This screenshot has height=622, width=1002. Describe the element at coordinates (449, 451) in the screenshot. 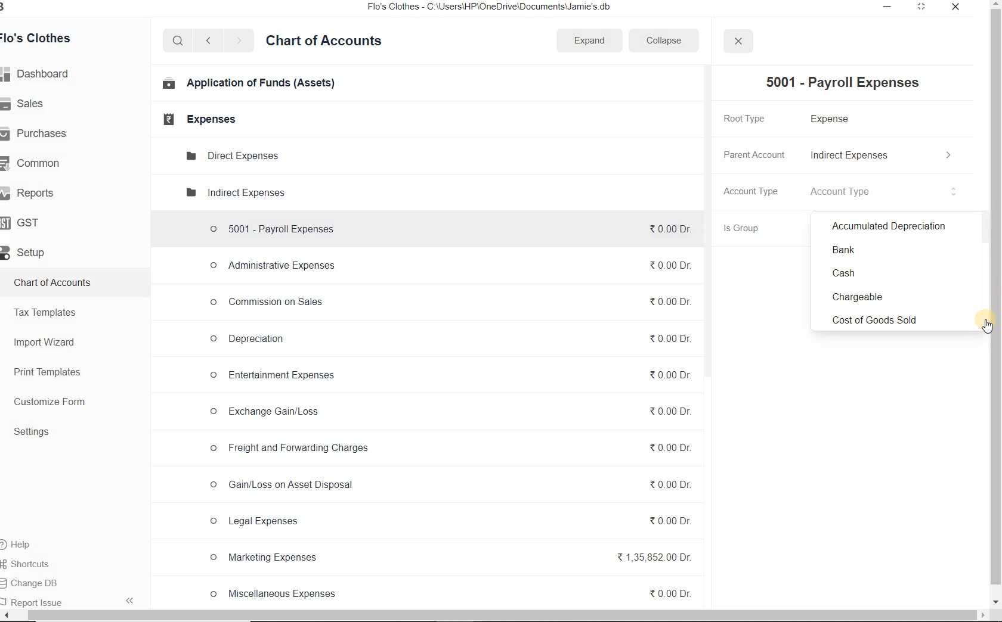

I see `© Freight and Forwarding Charges 0.00 Dr.` at that location.